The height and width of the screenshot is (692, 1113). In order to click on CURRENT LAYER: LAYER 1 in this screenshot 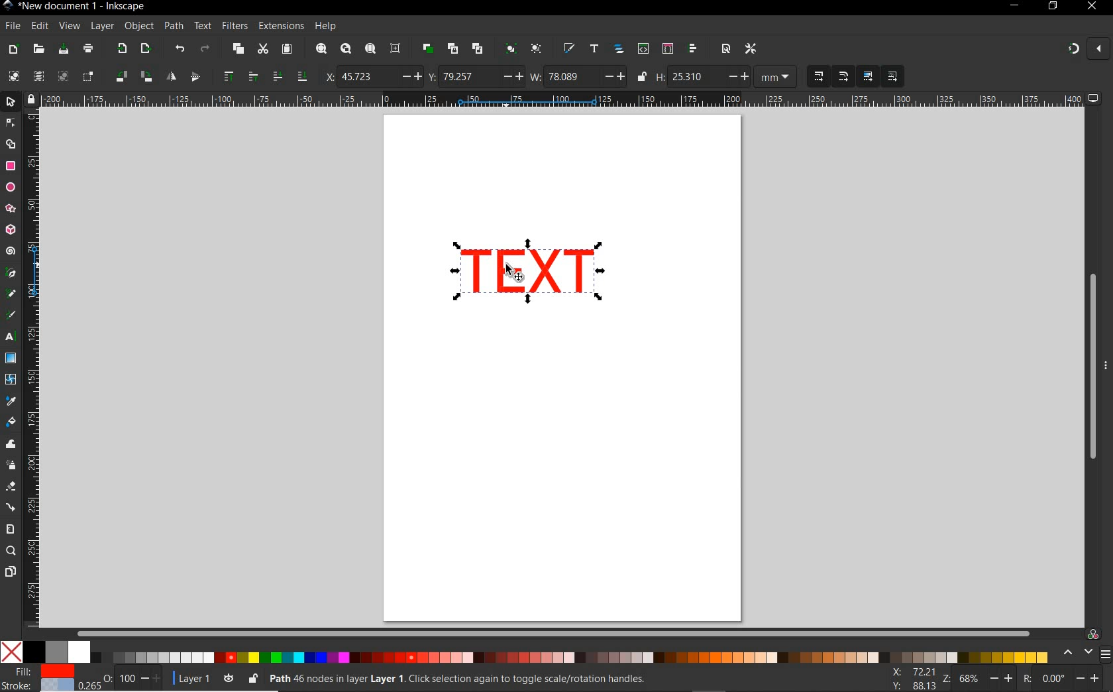, I will do `click(193, 680)`.